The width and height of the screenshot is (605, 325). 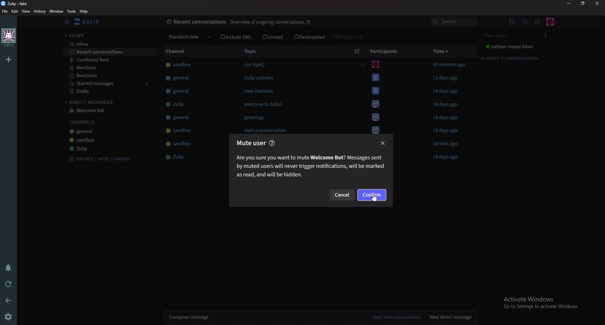 I want to click on help, so click(x=84, y=11).